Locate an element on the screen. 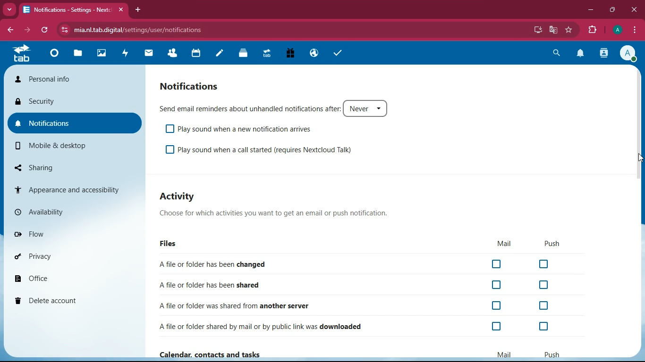 The height and width of the screenshot is (362, 645). activity is located at coordinates (127, 54).